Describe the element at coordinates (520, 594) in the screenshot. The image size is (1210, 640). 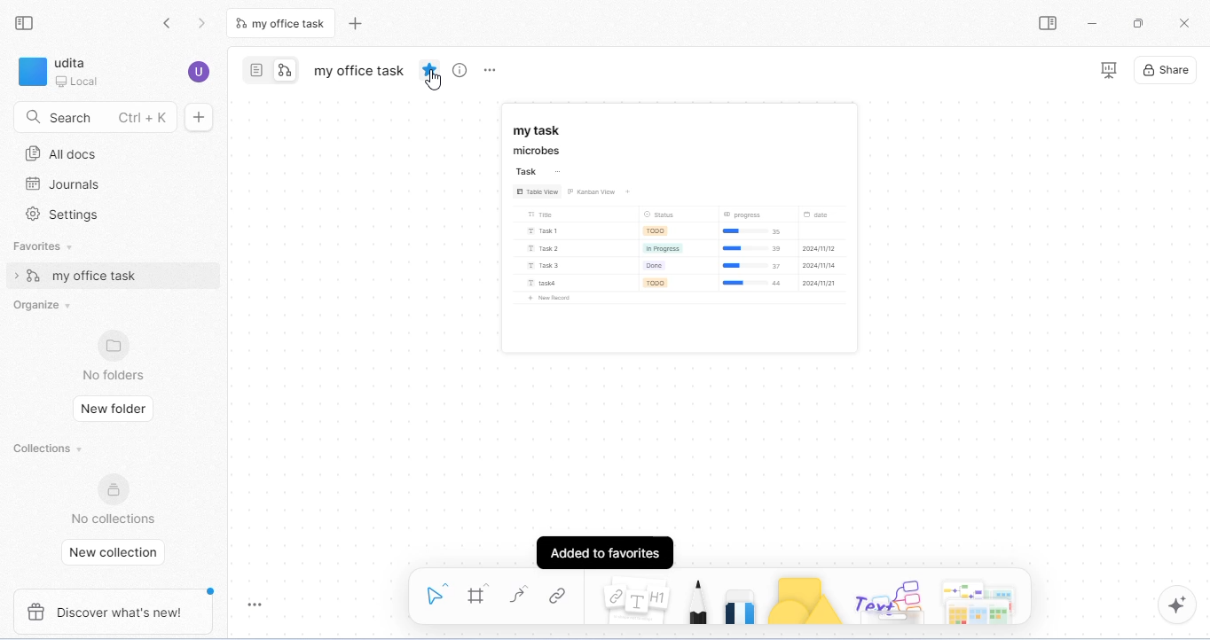
I see `curve` at that location.